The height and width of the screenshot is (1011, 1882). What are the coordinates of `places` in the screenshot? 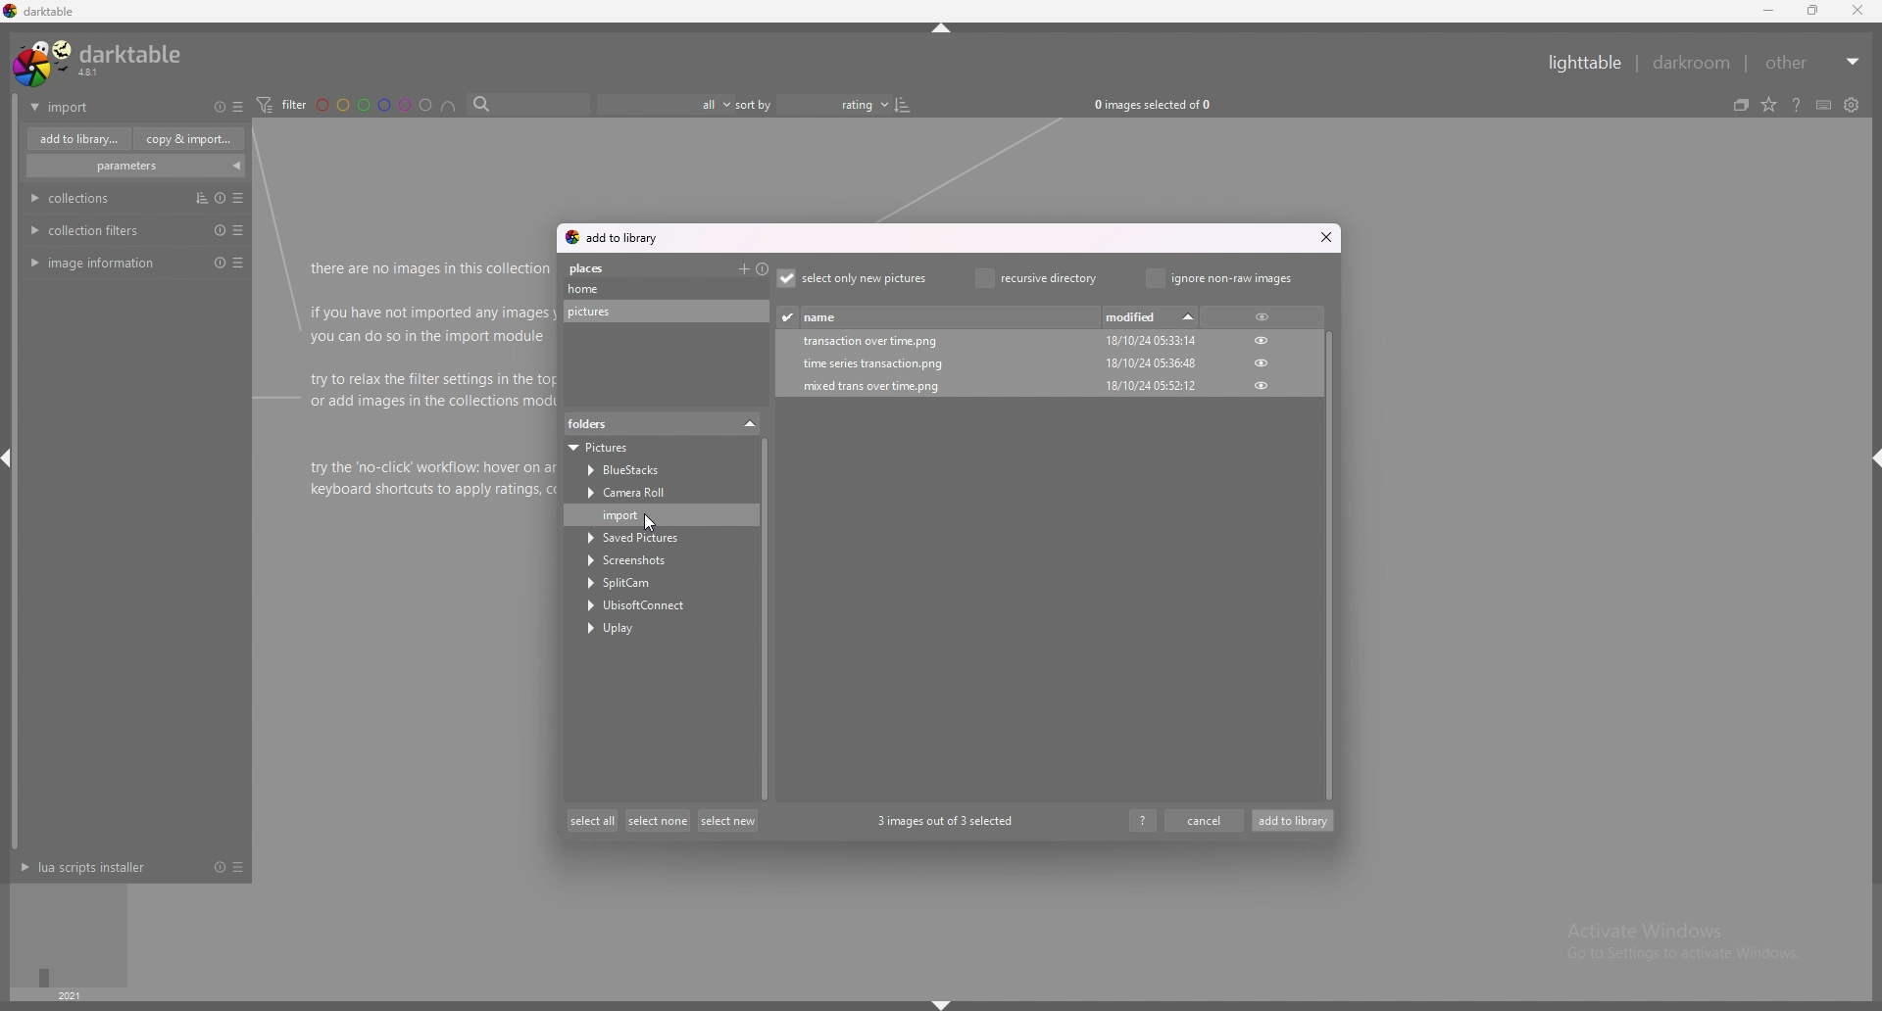 It's located at (638, 268).